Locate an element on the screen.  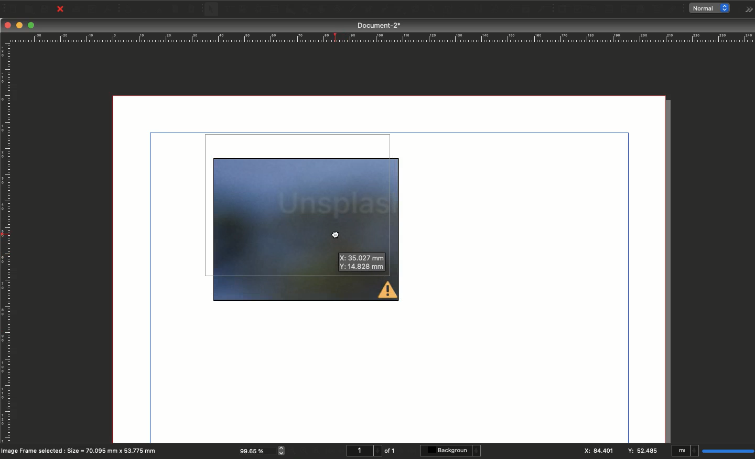
PDF combo box is located at coordinates (624, 9).